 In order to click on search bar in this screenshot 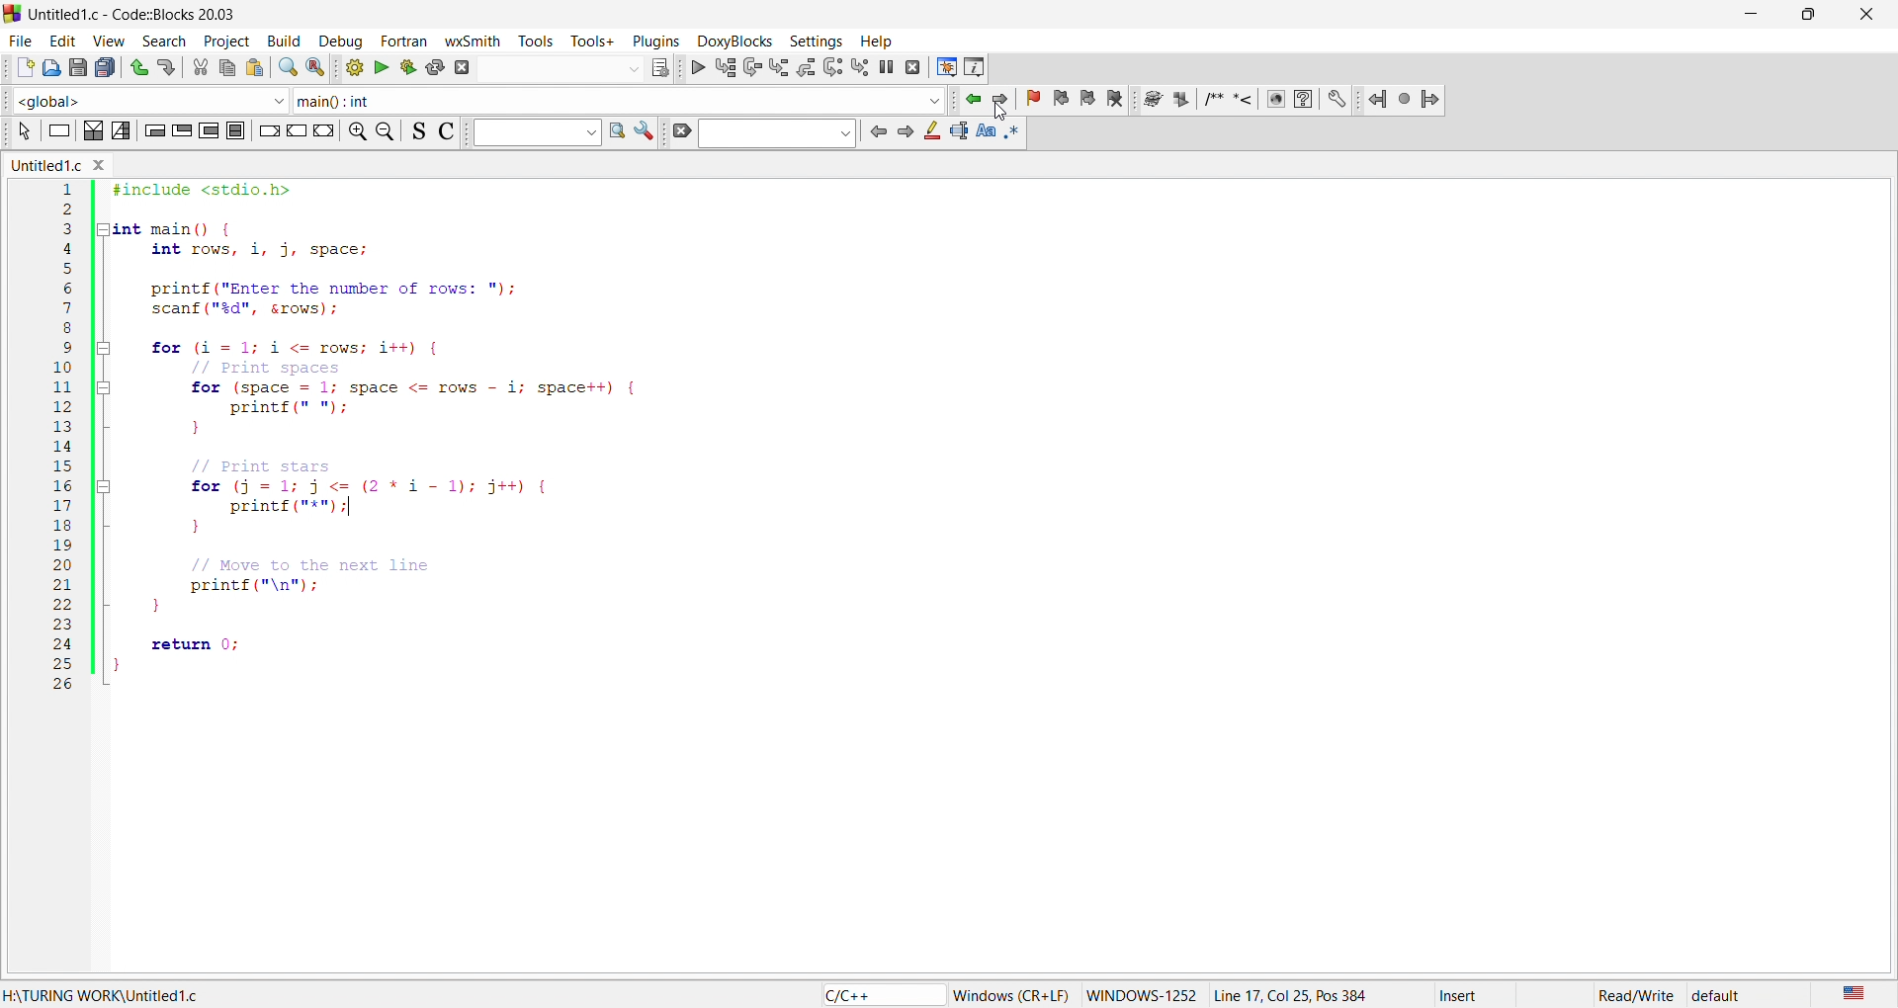, I will do `click(762, 133)`.